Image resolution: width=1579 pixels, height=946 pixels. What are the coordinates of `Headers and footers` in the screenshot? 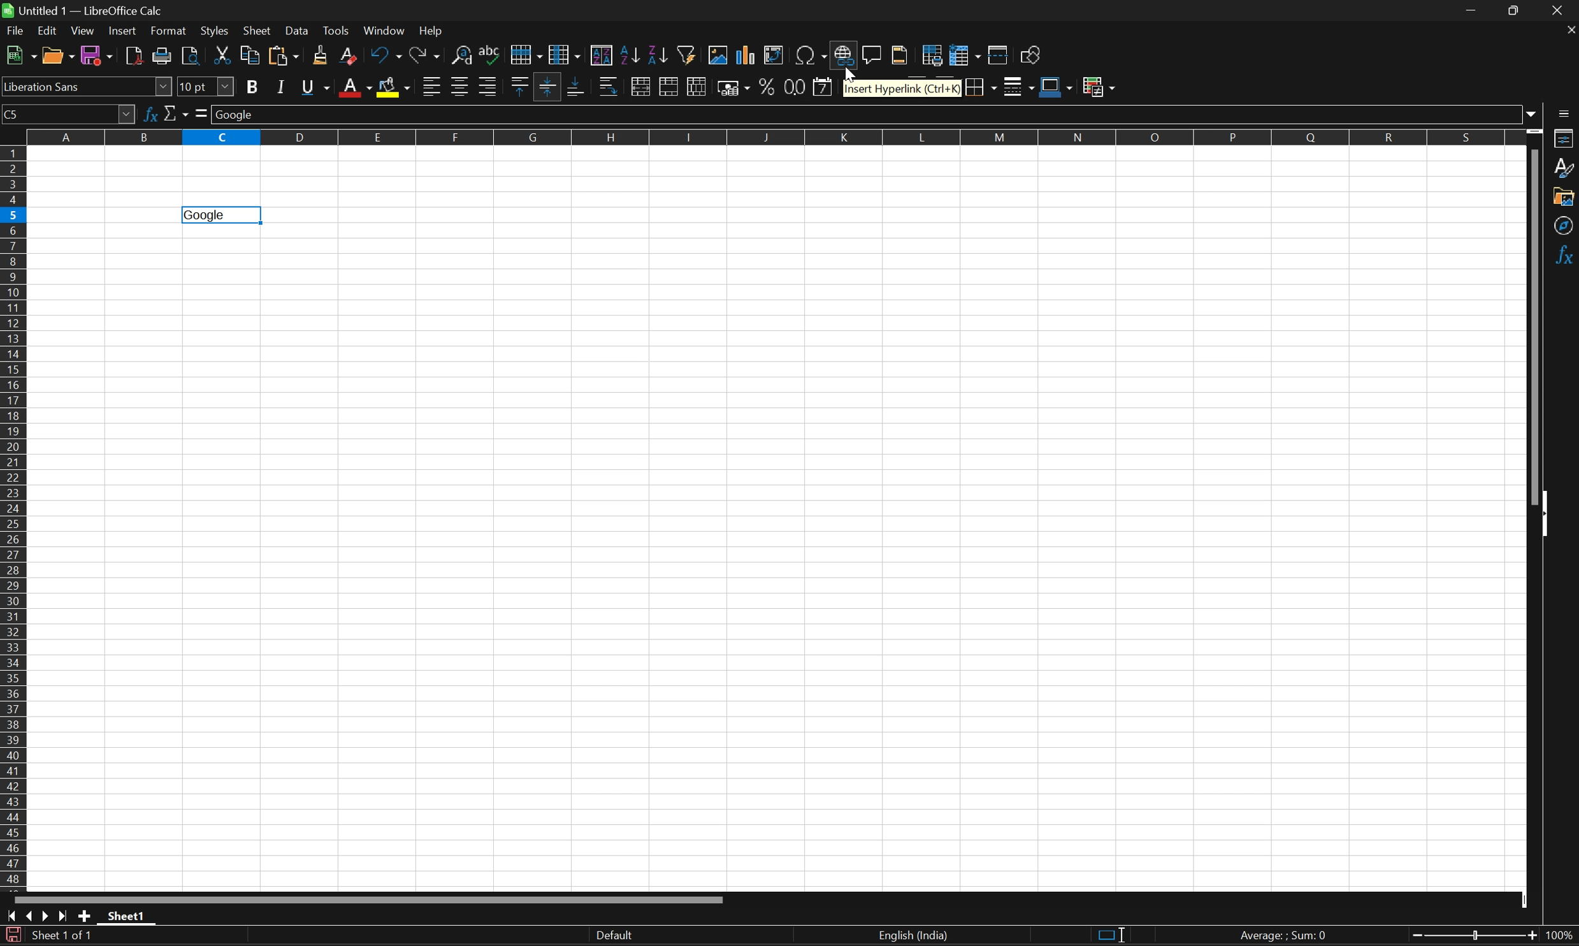 It's located at (900, 54).